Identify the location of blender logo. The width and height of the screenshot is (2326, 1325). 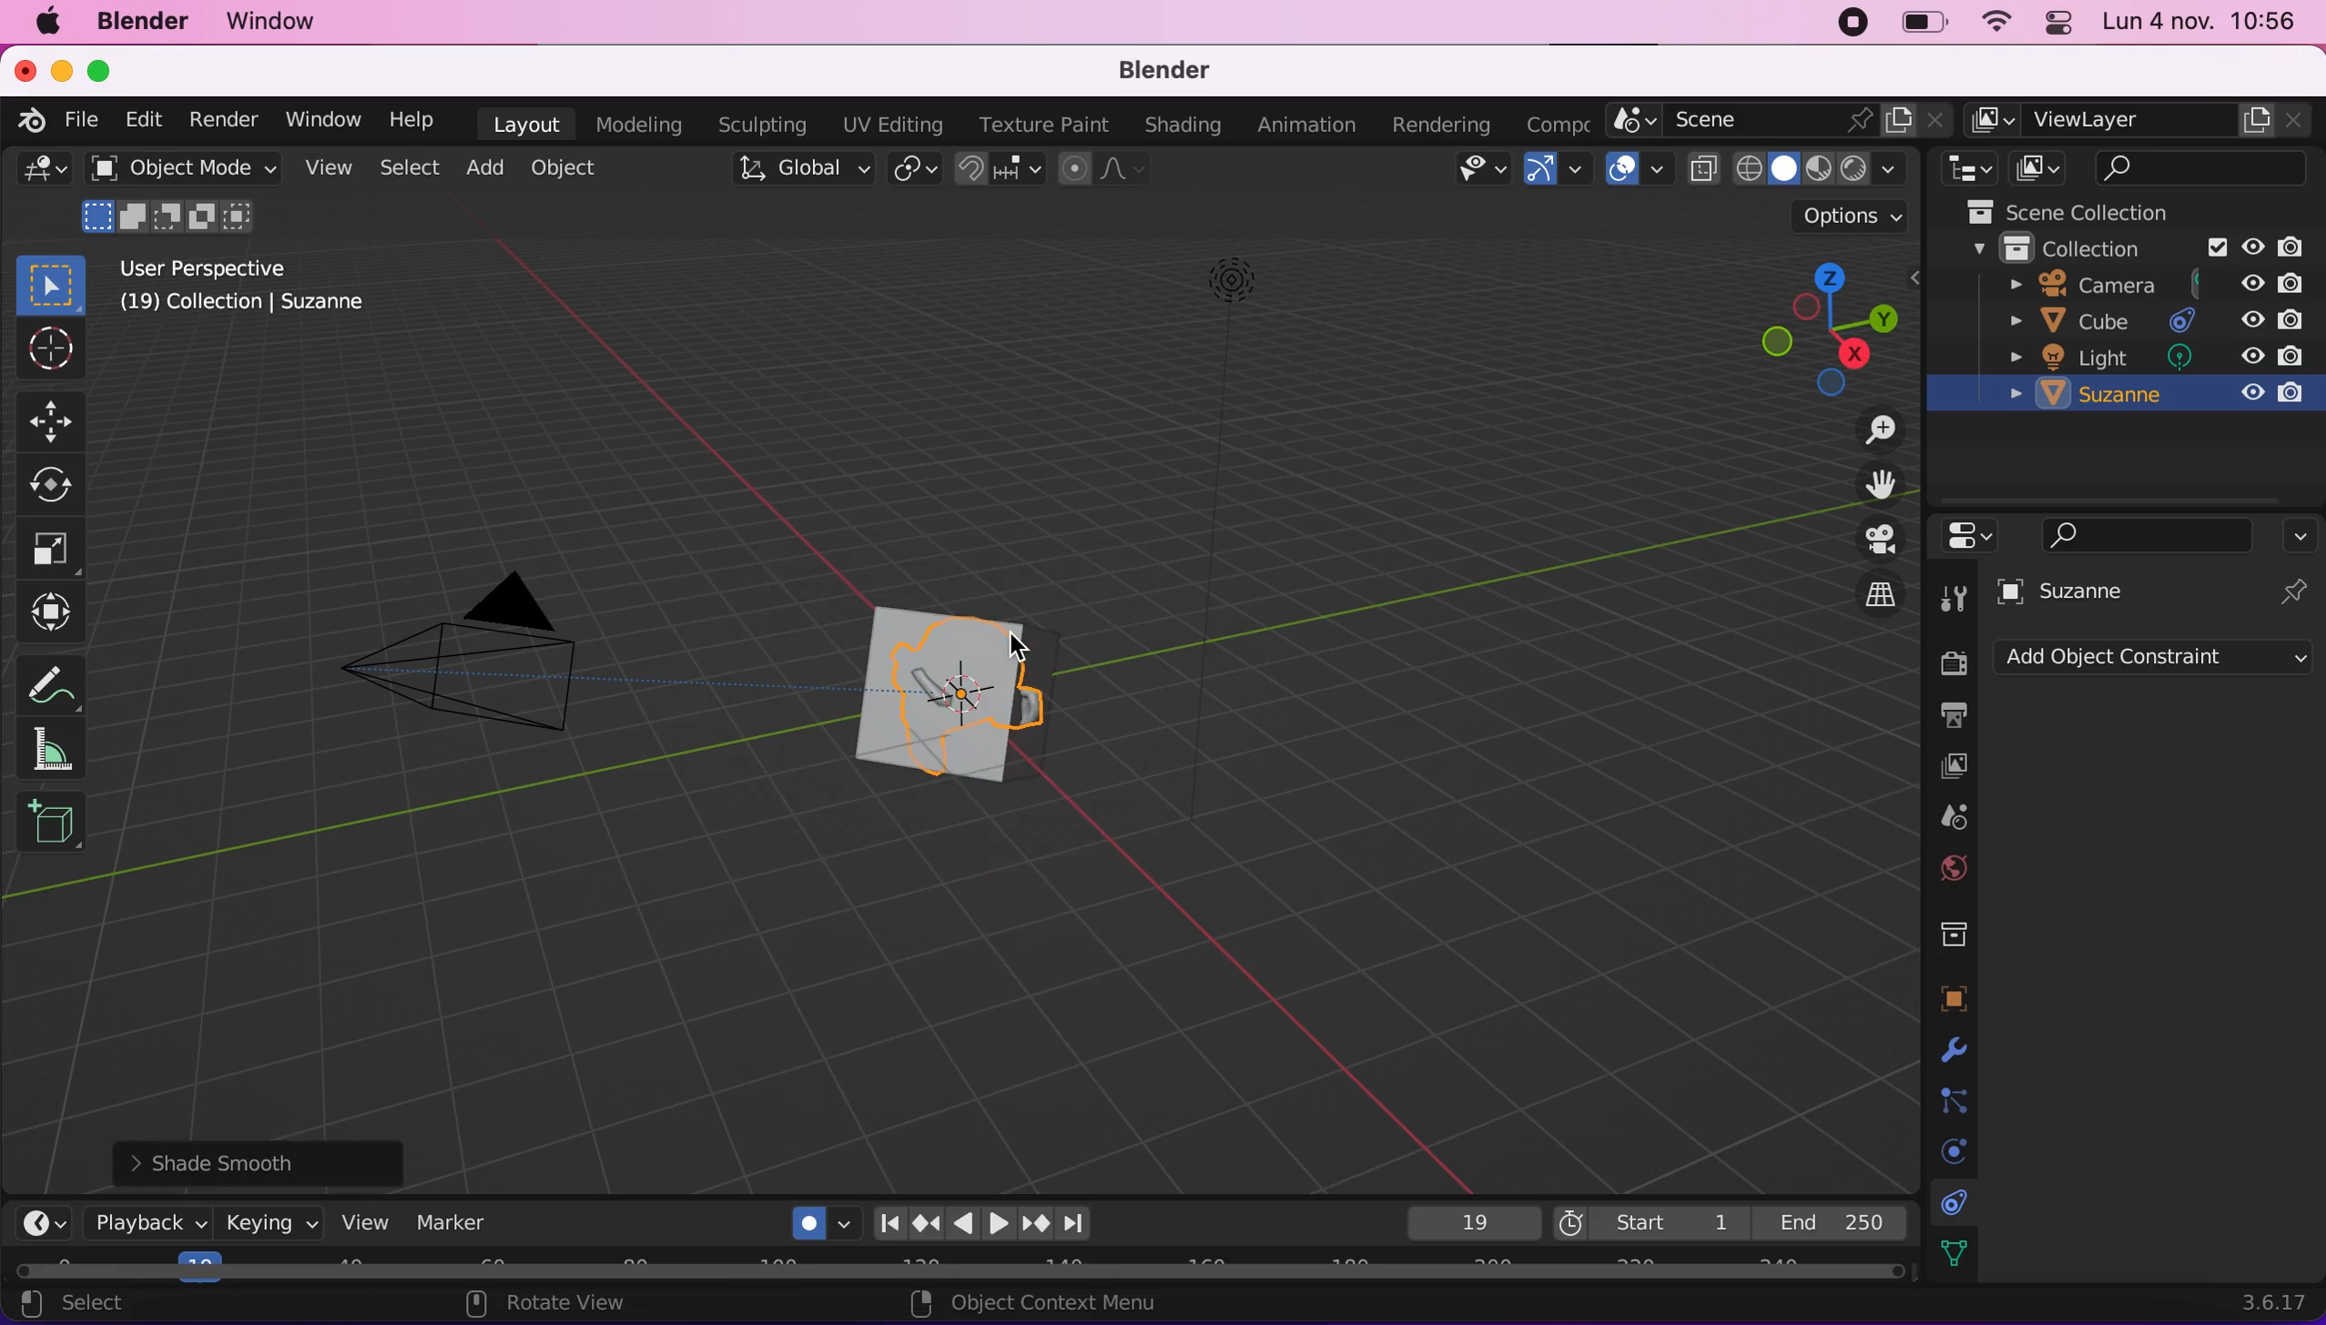
(35, 120).